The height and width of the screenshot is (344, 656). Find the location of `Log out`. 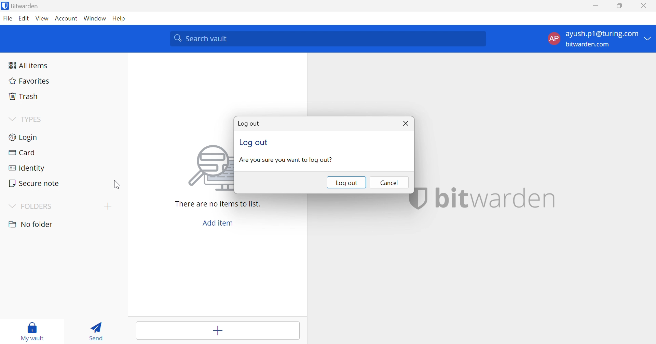

Log out is located at coordinates (249, 123).